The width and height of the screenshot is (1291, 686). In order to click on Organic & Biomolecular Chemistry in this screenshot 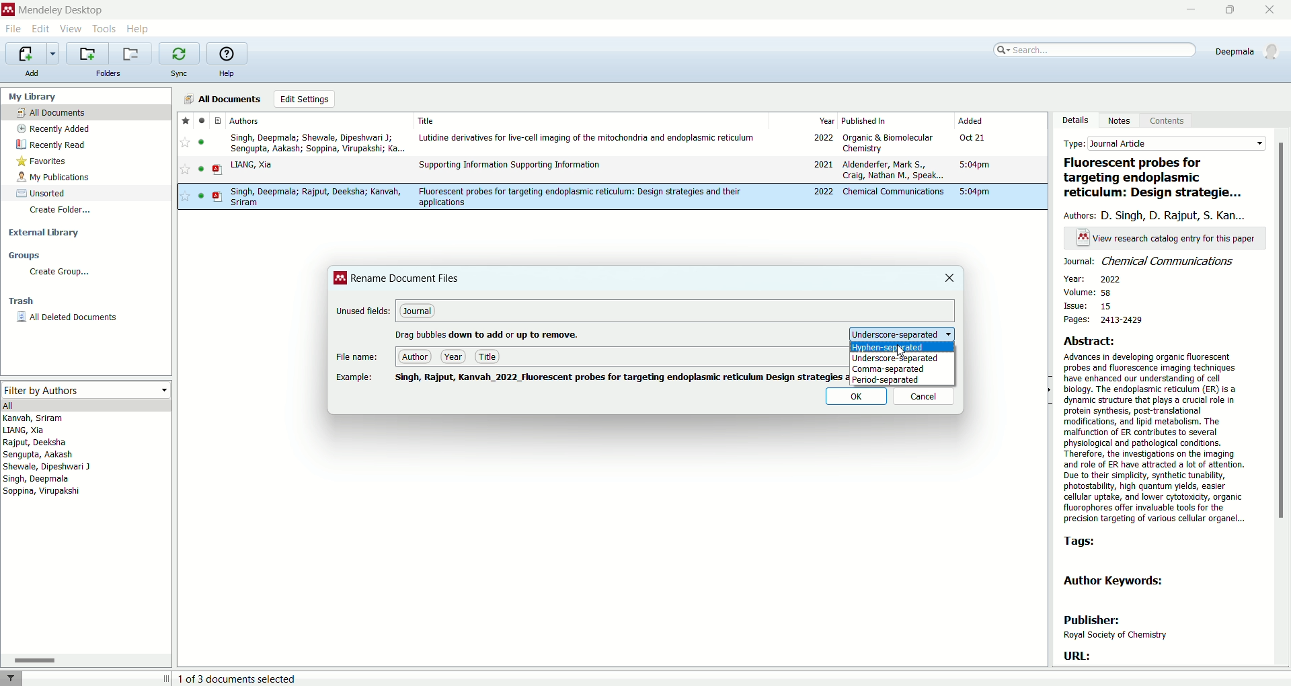, I will do `click(889, 143)`.